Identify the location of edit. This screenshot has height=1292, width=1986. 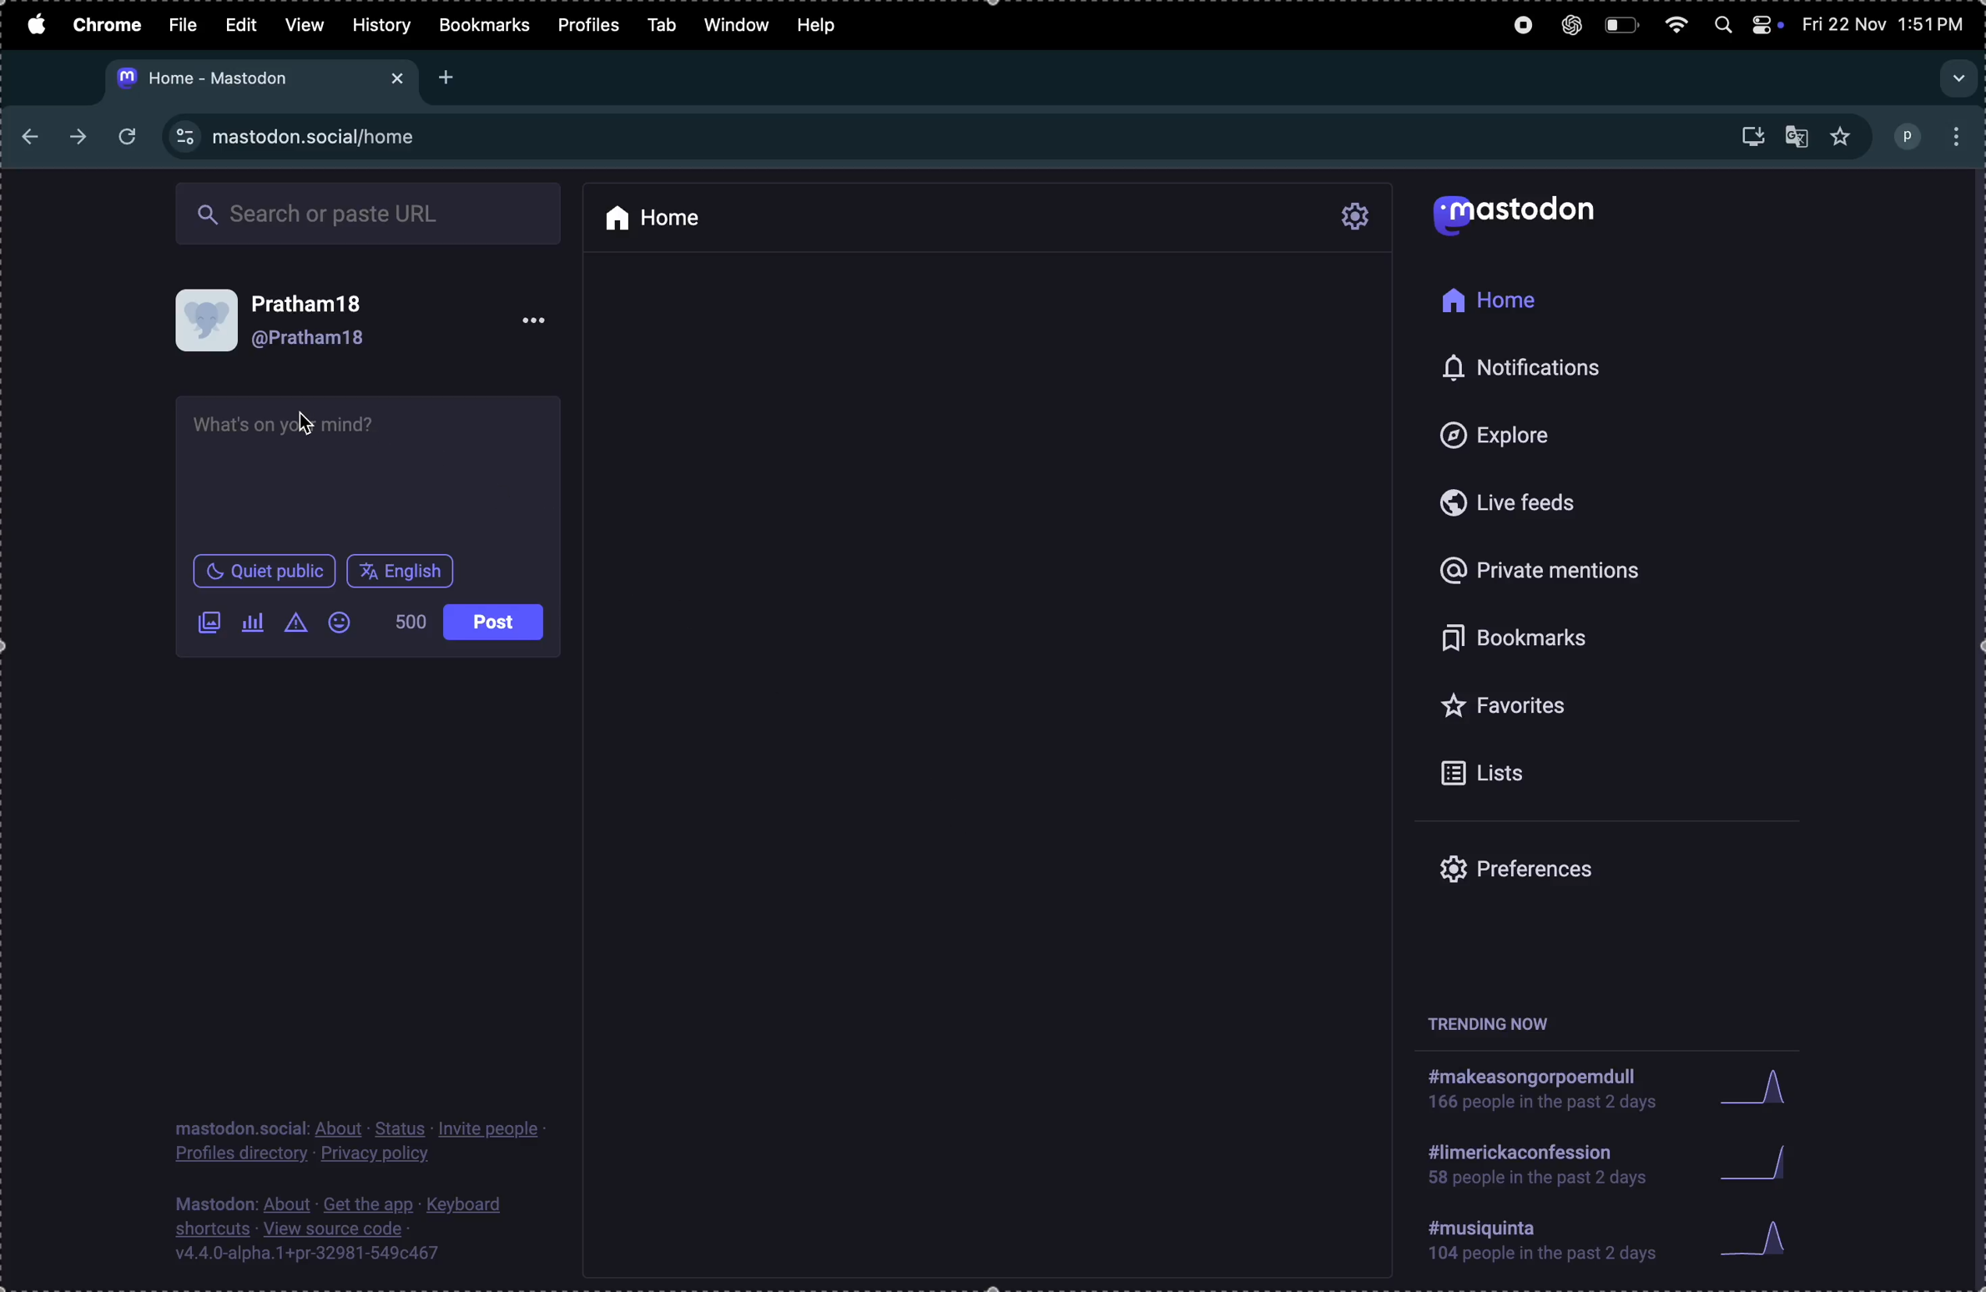
(243, 23).